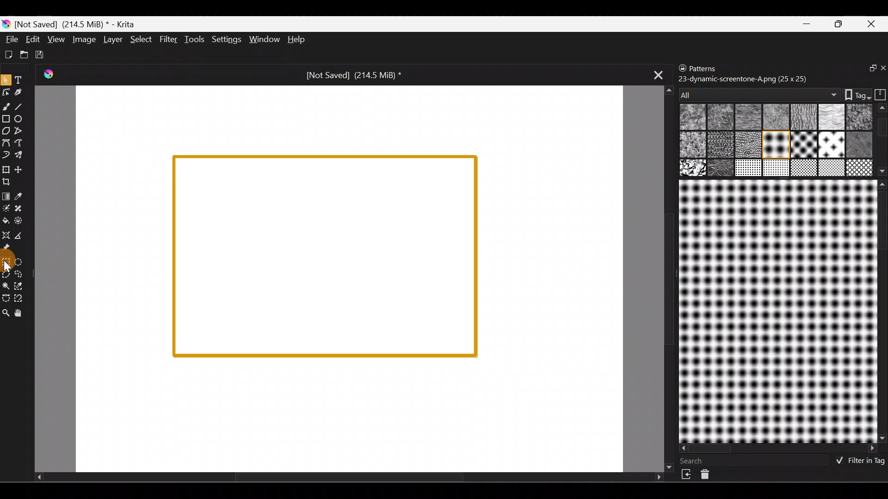 The image size is (888, 499). What do you see at coordinates (10, 248) in the screenshot?
I see `Reference images tool` at bounding box center [10, 248].